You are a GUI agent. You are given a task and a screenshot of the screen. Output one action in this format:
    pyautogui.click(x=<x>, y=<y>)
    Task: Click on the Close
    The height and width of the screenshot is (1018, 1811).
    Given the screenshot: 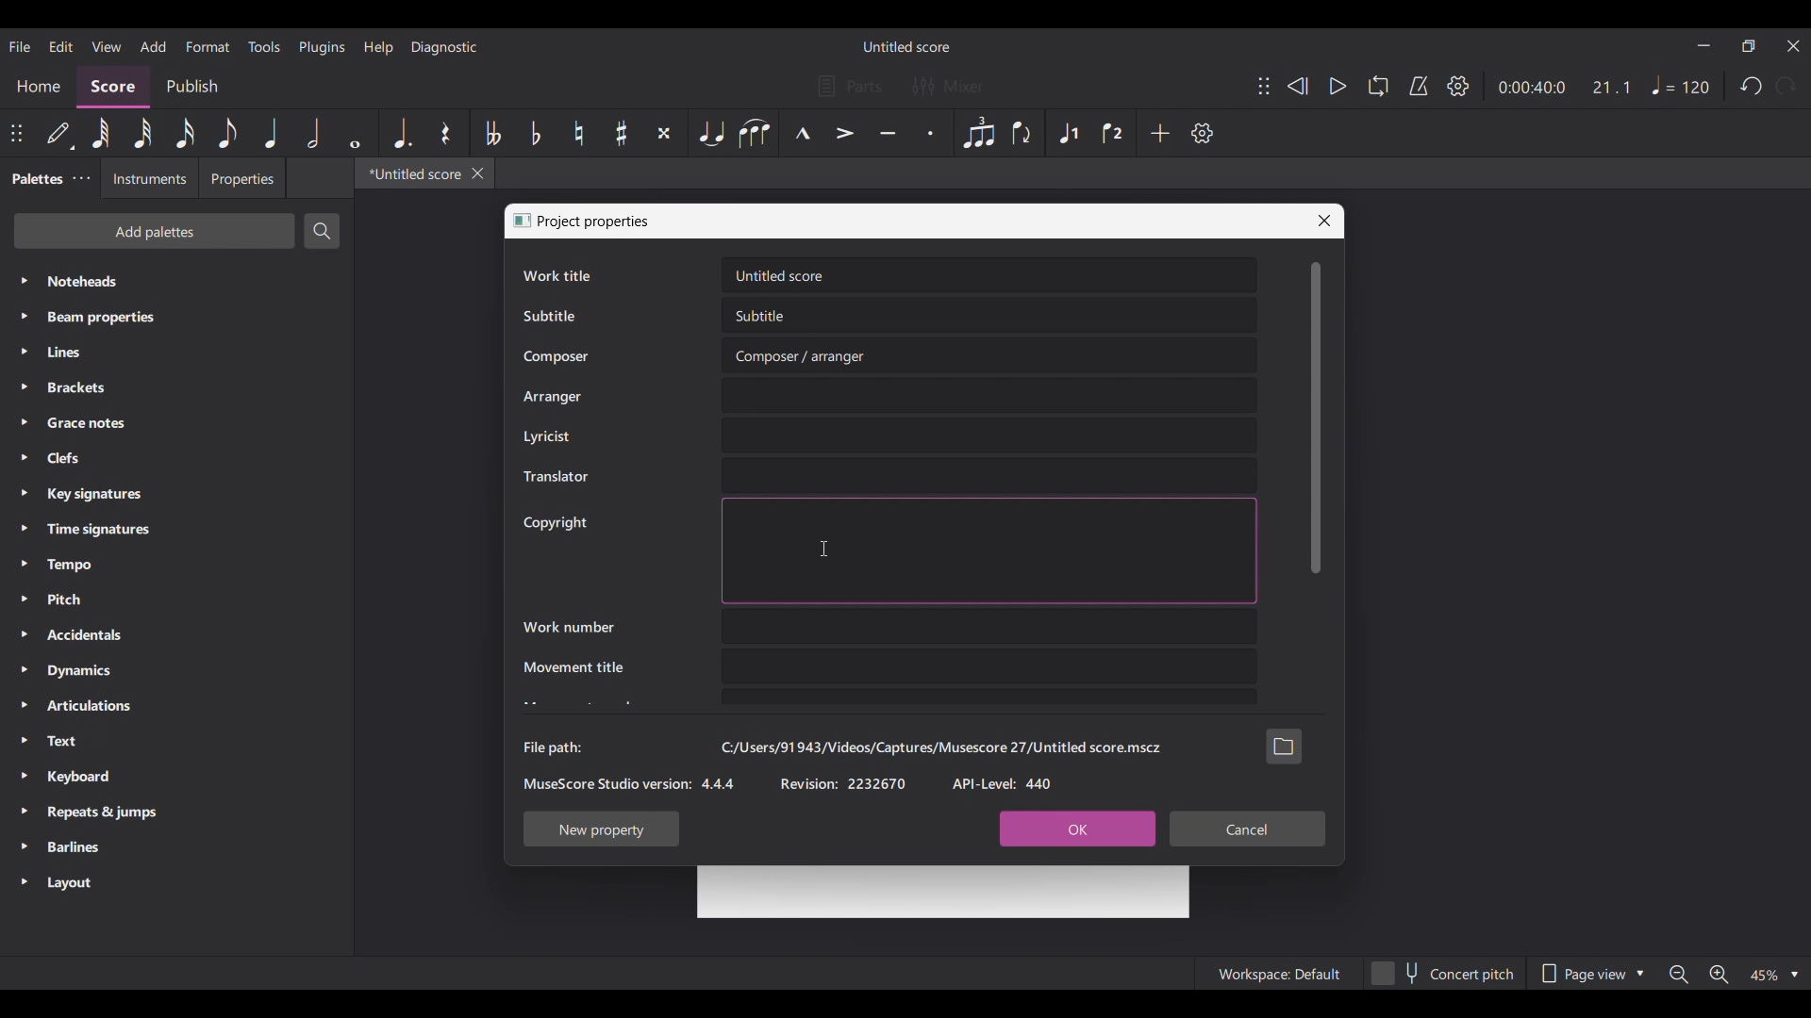 What is the action you would take?
    pyautogui.click(x=1324, y=221)
    